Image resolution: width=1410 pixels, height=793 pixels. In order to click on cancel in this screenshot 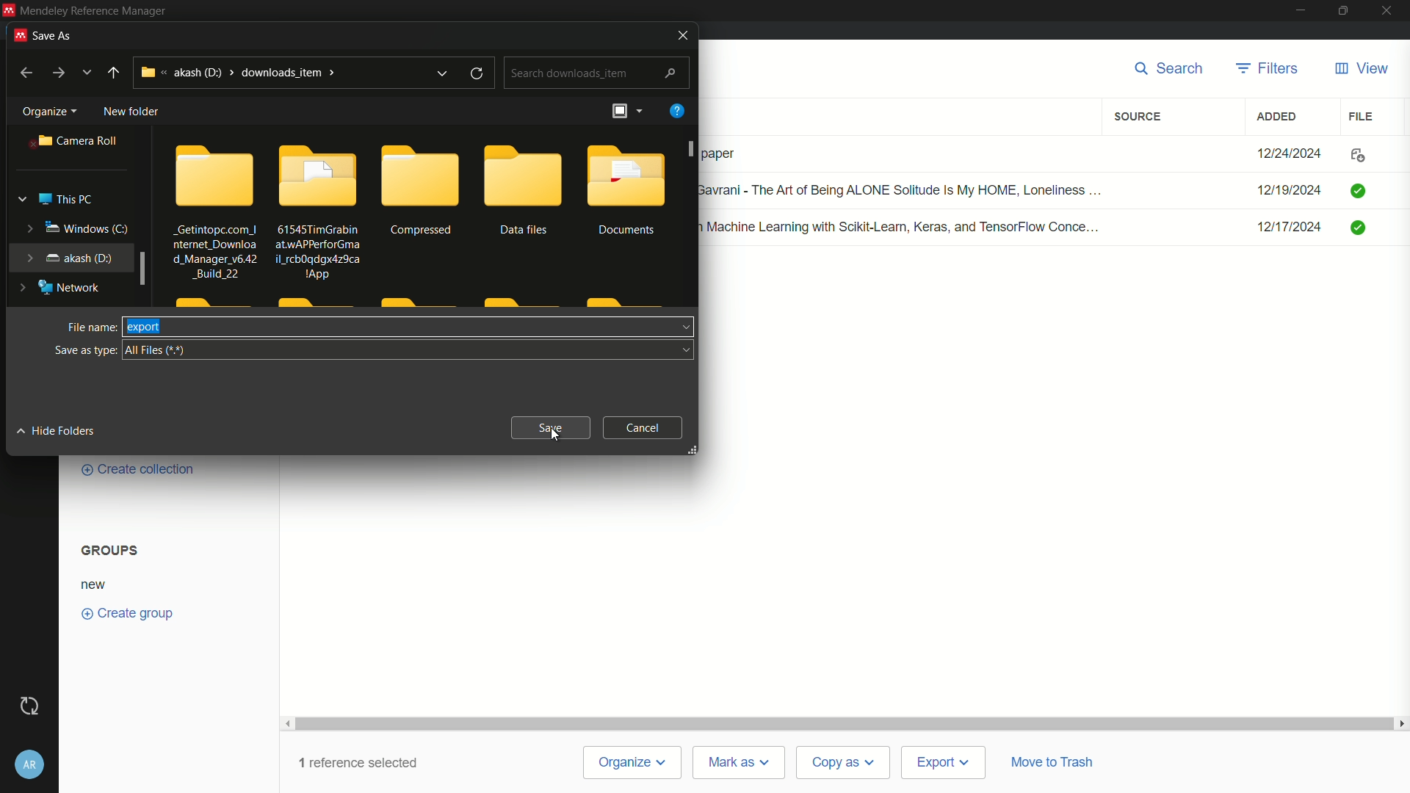, I will do `click(644, 427)`.